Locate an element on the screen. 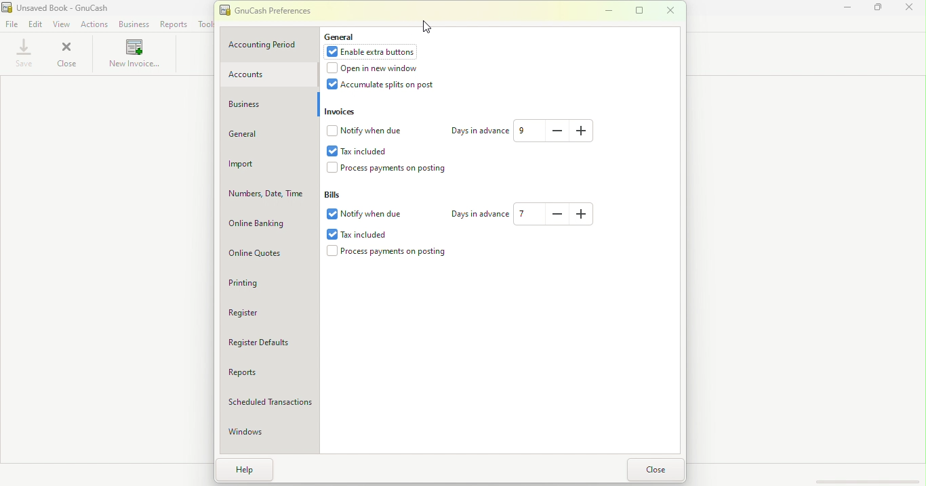 Image resolution: width=926 pixels, height=486 pixels. Minimize is located at coordinates (846, 11).